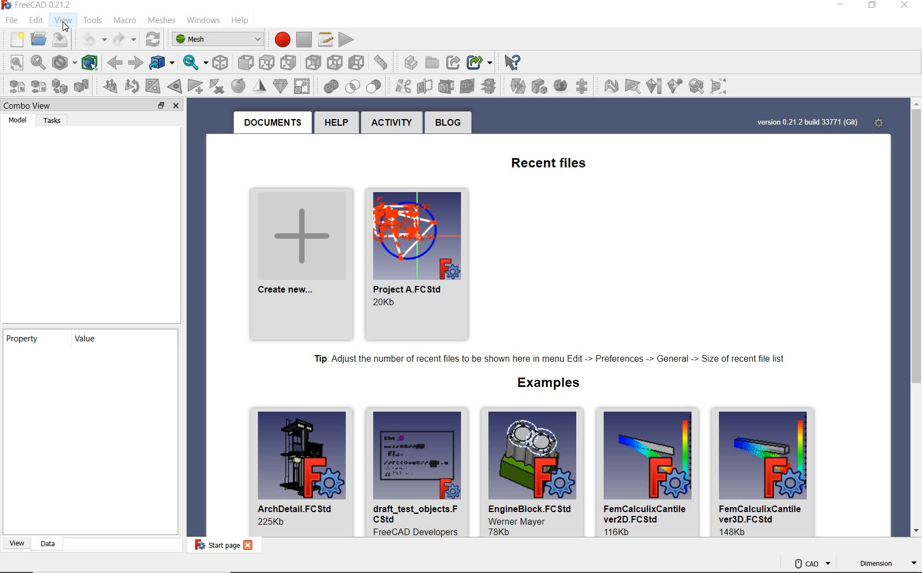 The width and height of the screenshot is (922, 573). I want to click on what's this?, so click(481, 60).